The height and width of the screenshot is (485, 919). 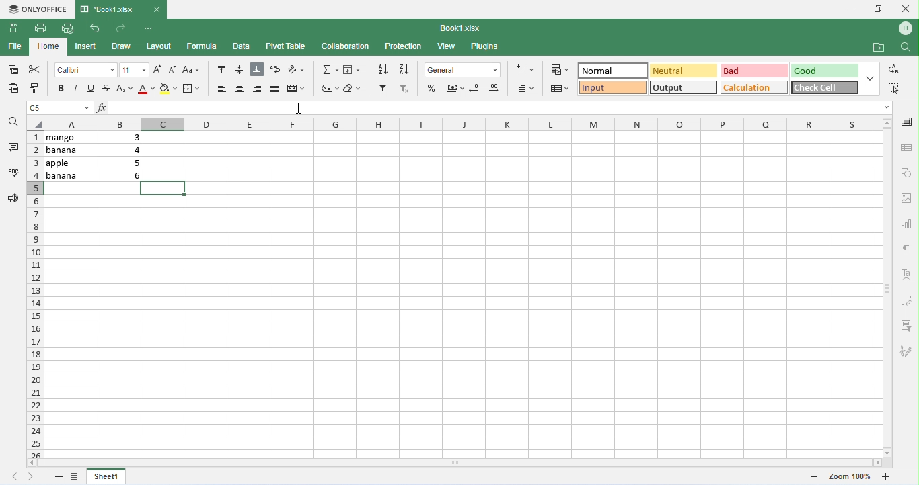 I want to click on , so click(x=13, y=46).